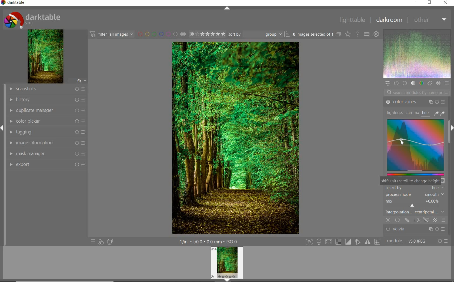 Image resolution: width=454 pixels, height=282 pixels. Describe the element at coordinates (416, 204) in the screenshot. I see `mix` at that location.